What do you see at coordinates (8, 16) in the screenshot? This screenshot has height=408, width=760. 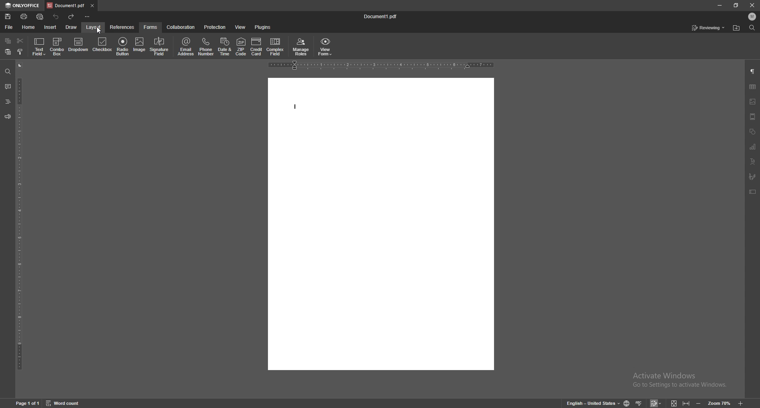 I see `save` at bounding box center [8, 16].